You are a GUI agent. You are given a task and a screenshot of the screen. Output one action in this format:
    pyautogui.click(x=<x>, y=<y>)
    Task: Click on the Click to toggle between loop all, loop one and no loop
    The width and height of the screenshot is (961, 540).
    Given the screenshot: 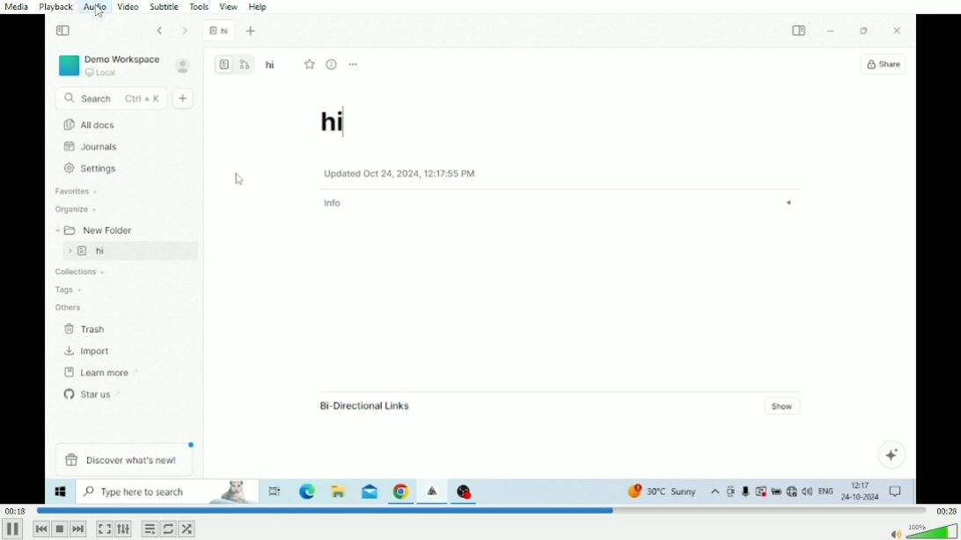 What is the action you would take?
    pyautogui.click(x=168, y=529)
    